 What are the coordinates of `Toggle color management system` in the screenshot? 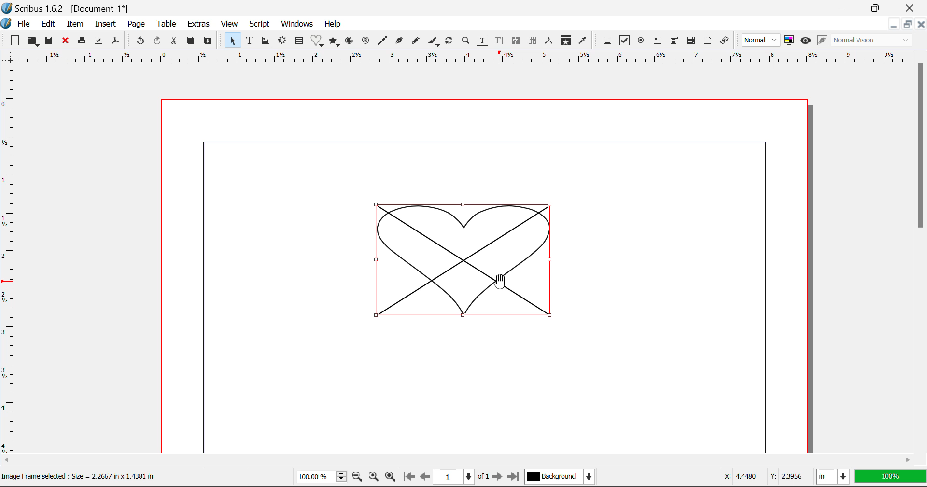 It's located at (789, 41).